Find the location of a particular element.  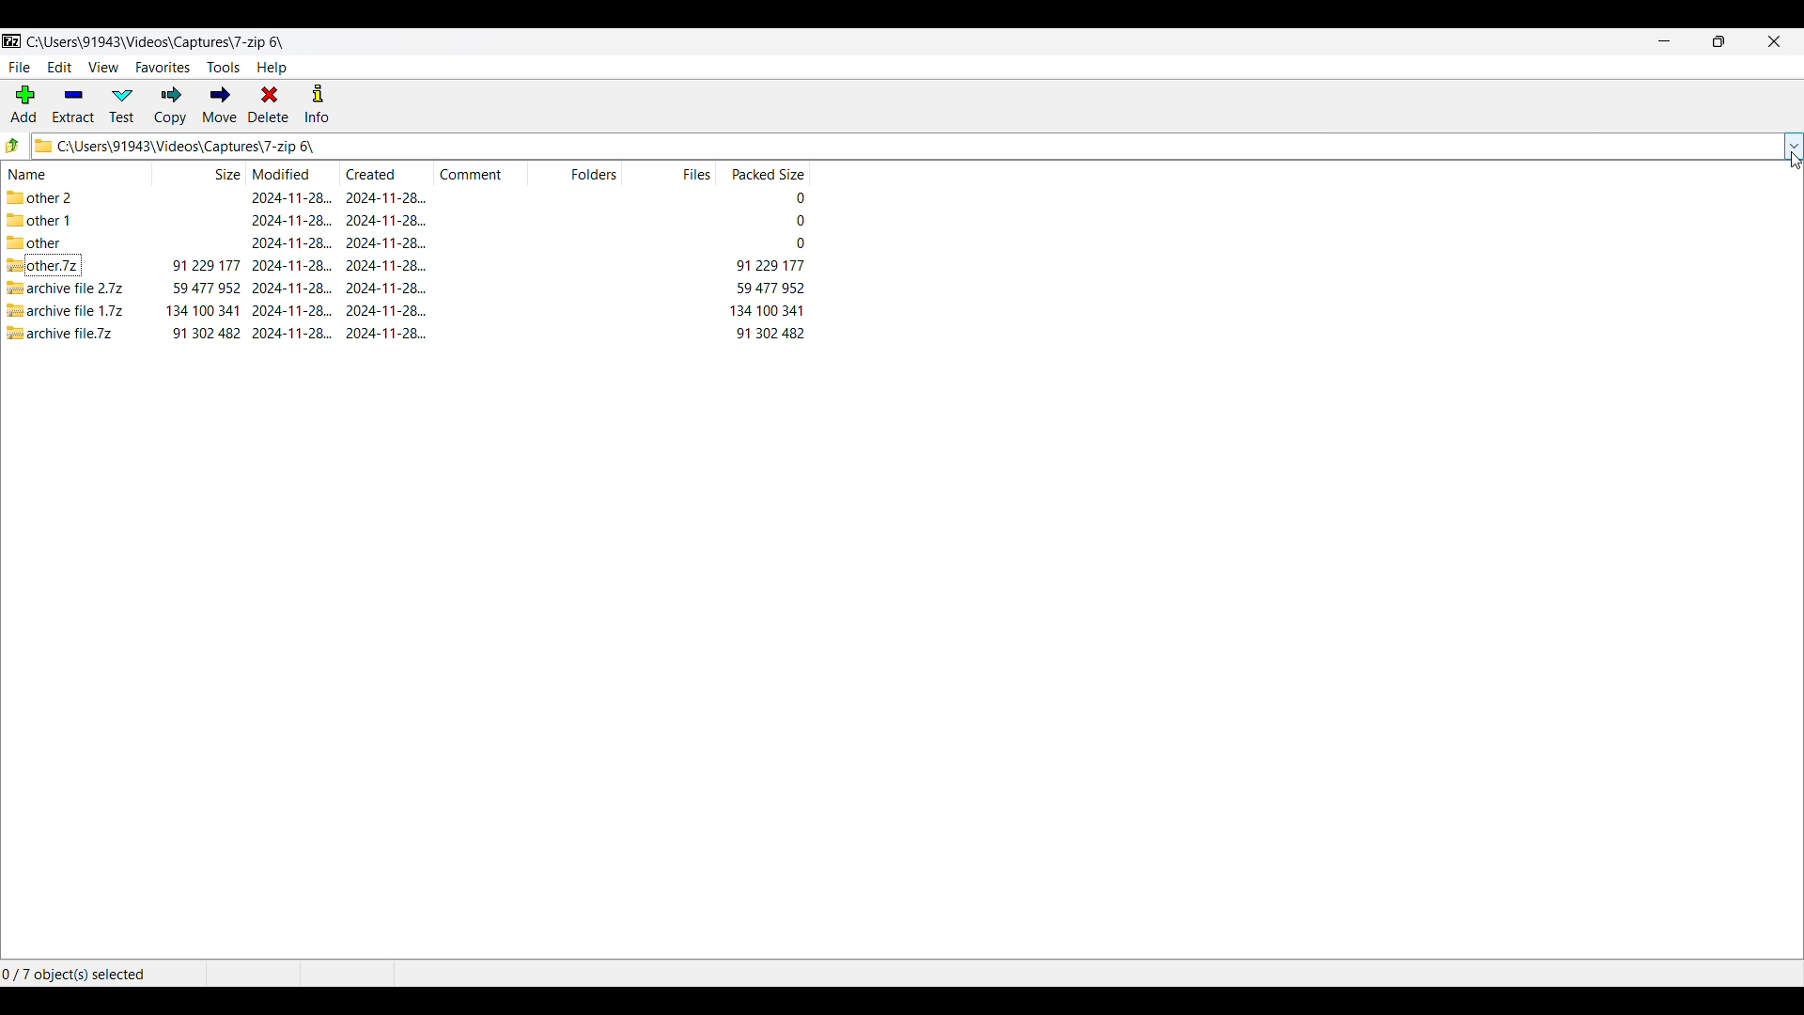

Location of current file is located at coordinates (156, 42).